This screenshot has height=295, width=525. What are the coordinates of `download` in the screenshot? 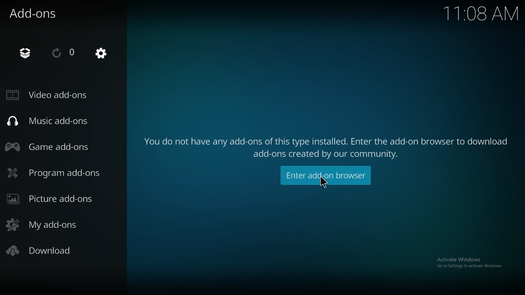 It's located at (43, 251).